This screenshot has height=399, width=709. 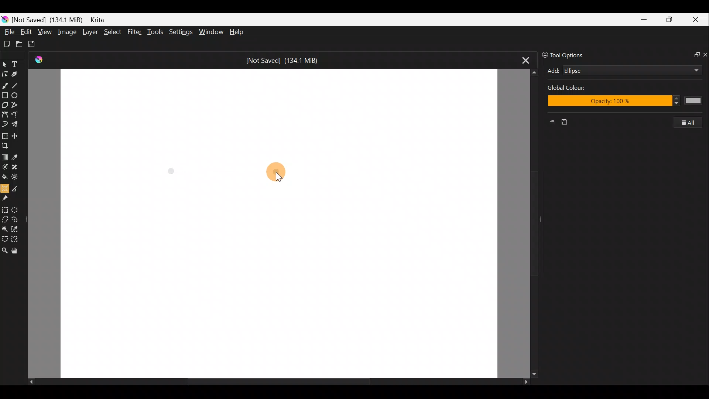 What do you see at coordinates (569, 122) in the screenshot?
I see `Save` at bounding box center [569, 122].